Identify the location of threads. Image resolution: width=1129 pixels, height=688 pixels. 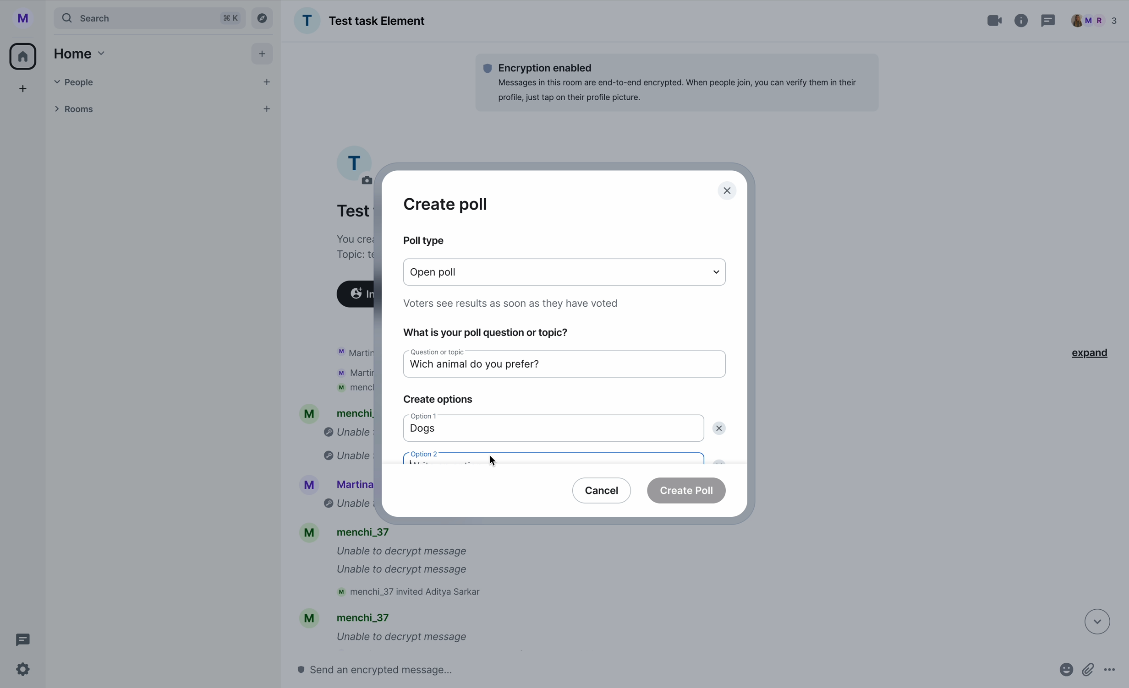
(1047, 22).